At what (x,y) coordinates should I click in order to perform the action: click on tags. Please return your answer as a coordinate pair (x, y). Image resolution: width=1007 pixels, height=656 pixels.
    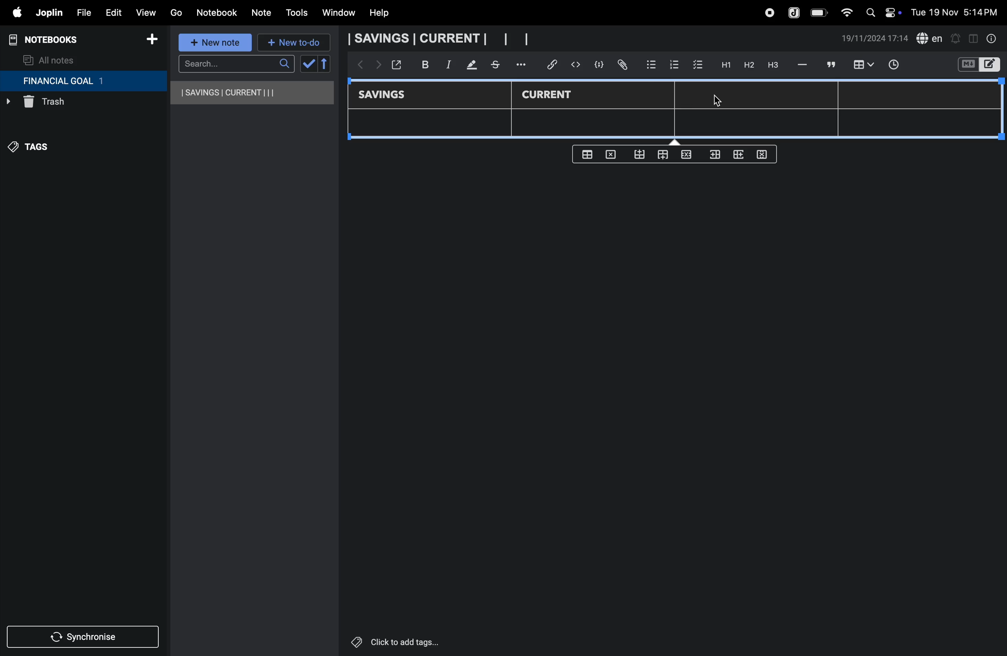
    Looking at the image, I should click on (34, 151).